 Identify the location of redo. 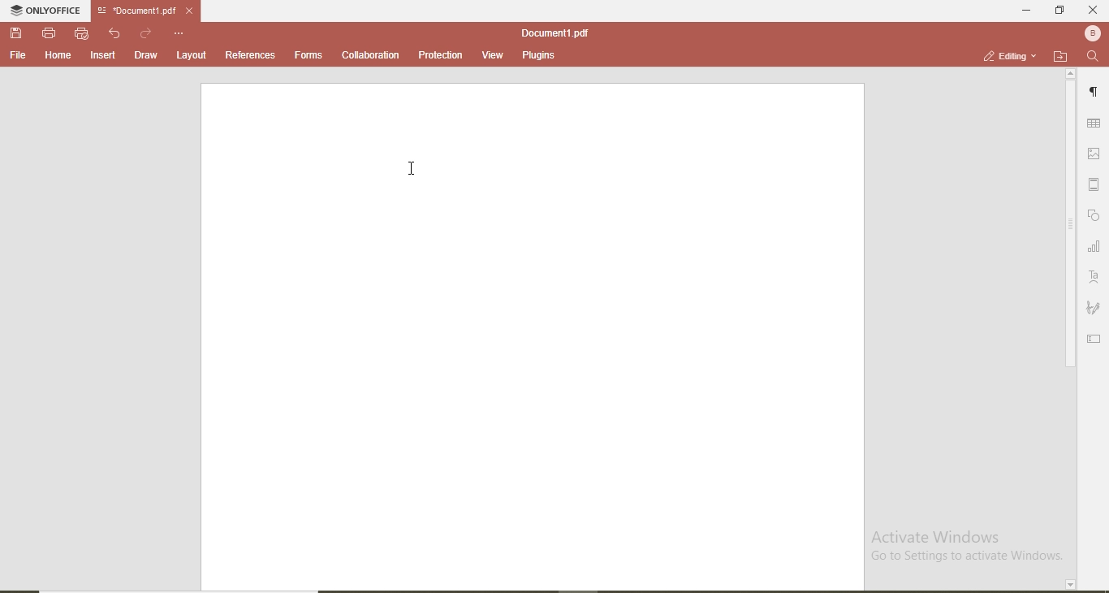
(145, 30).